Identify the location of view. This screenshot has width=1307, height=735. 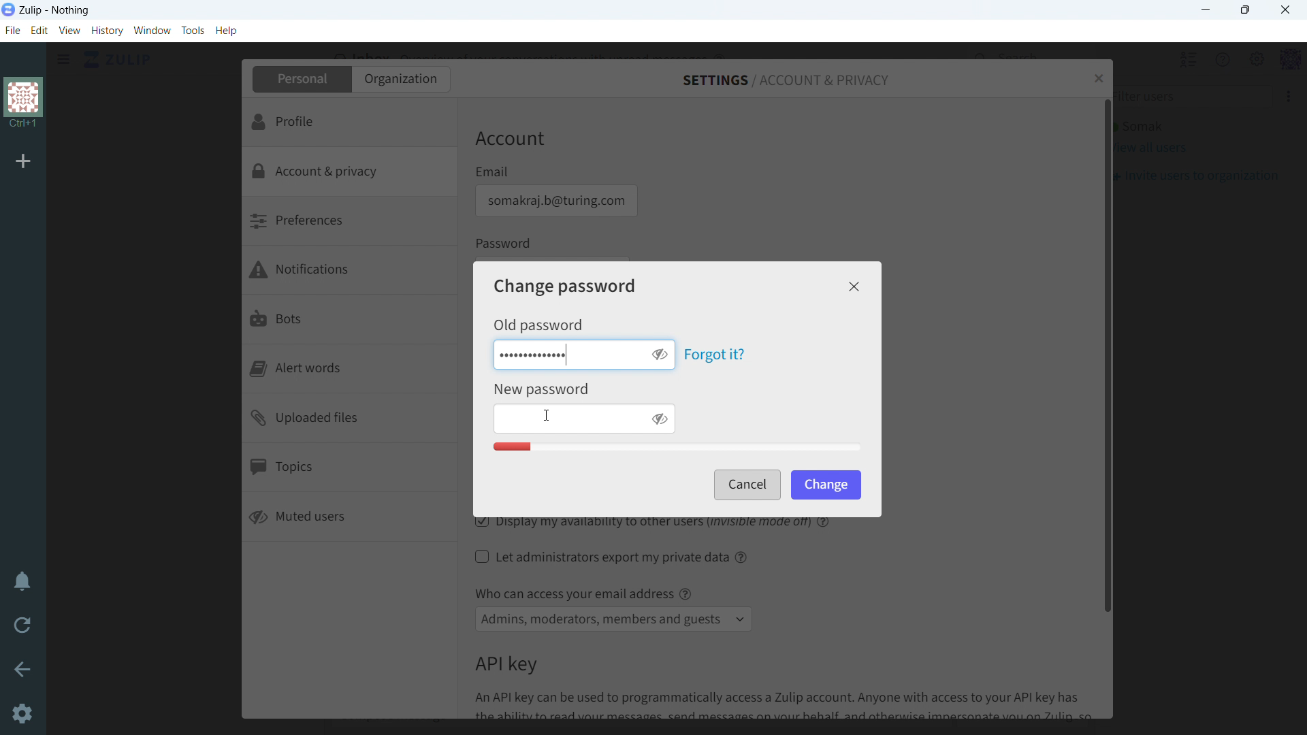
(70, 30).